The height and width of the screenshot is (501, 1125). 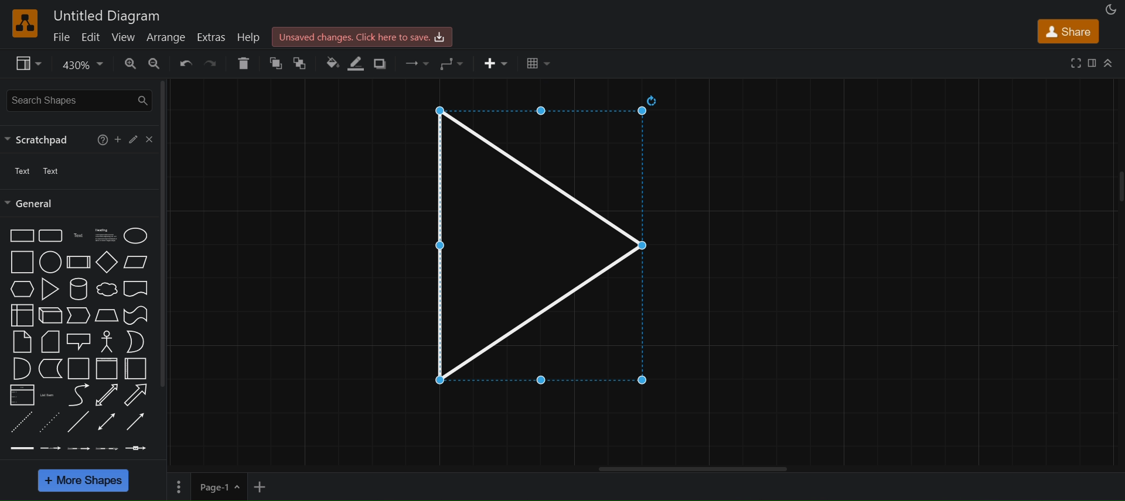 I want to click on Table, so click(x=538, y=64).